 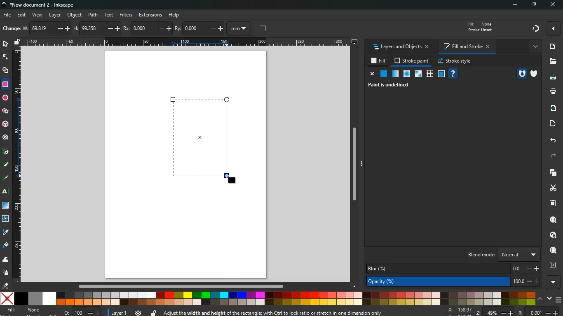 What do you see at coordinates (6, 246) in the screenshot?
I see `fill` at bounding box center [6, 246].